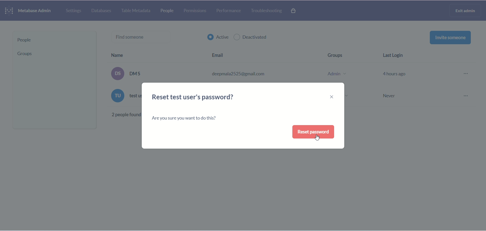  Describe the element at coordinates (230, 11) in the screenshot. I see `performance` at that location.